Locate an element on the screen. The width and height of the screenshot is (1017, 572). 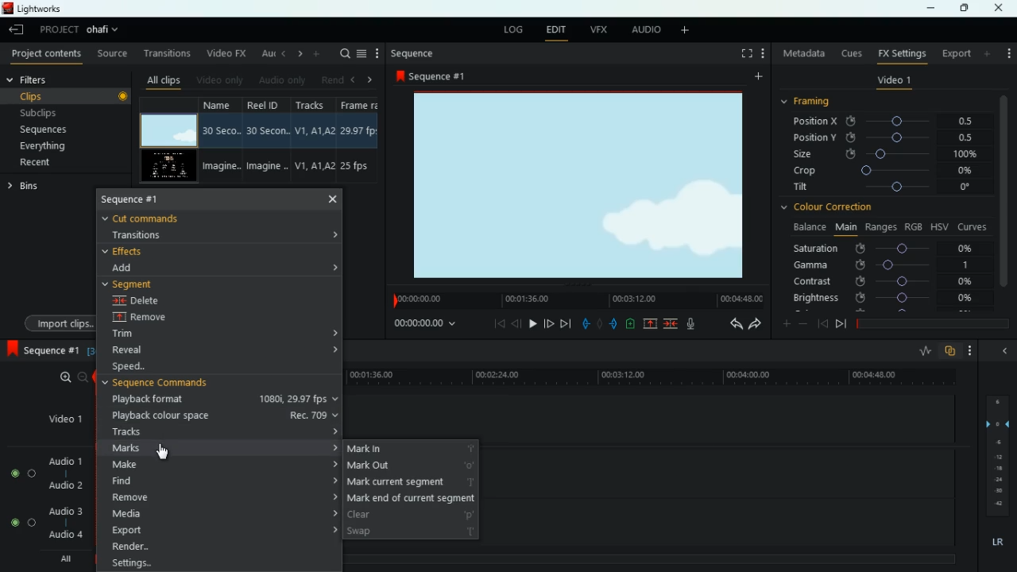
sequence is located at coordinates (415, 54).